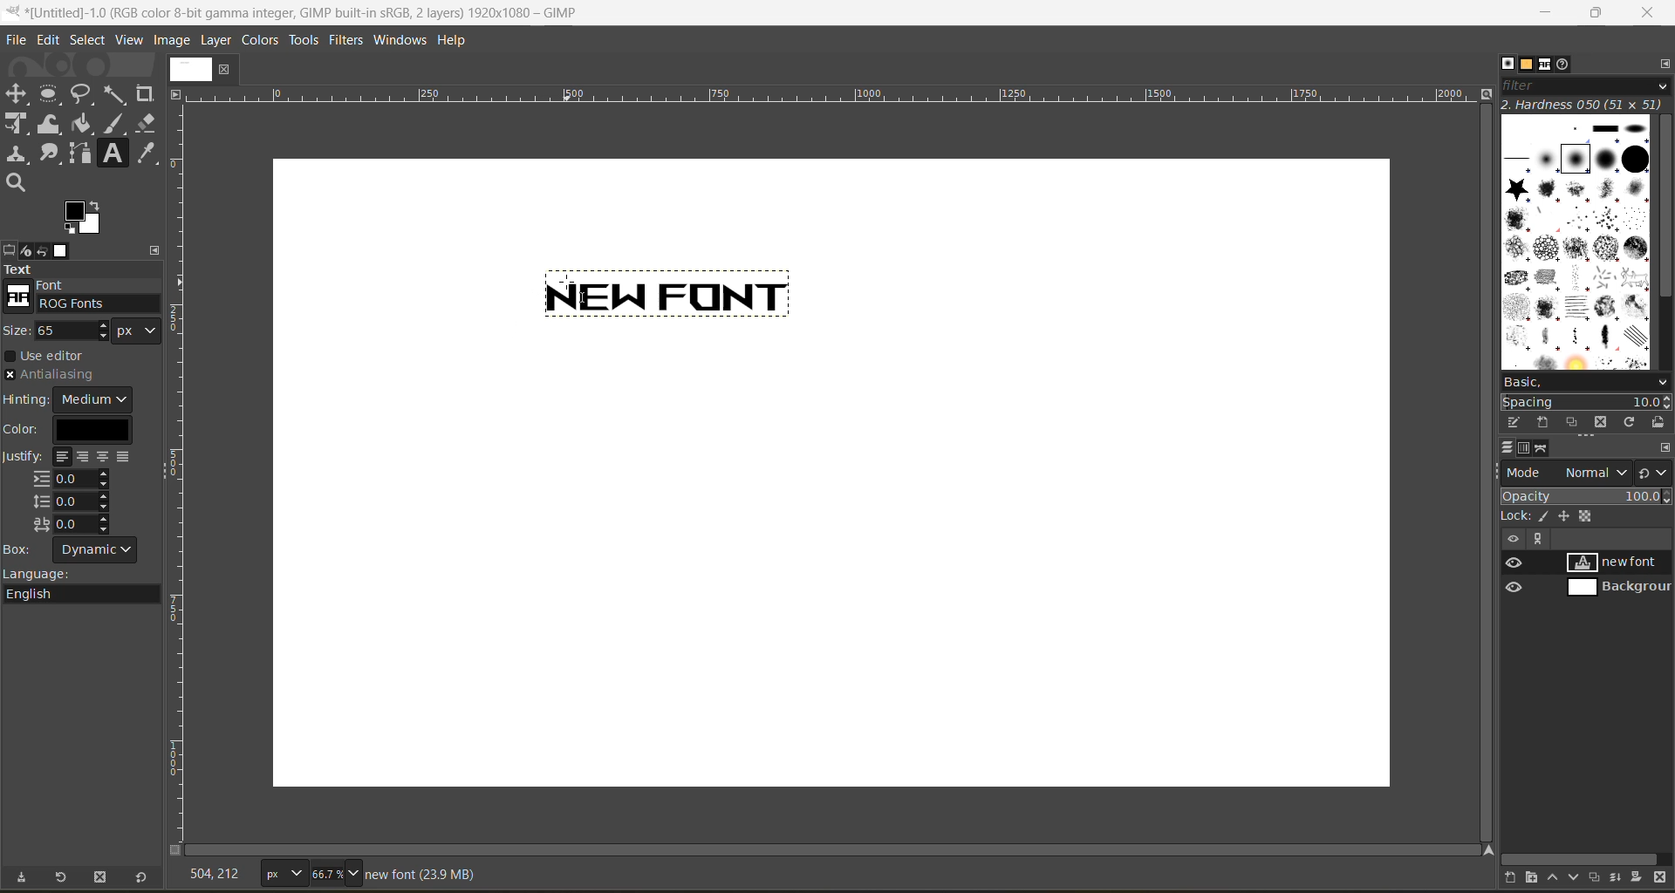 The width and height of the screenshot is (1675, 893). Describe the element at coordinates (45, 39) in the screenshot. I see `edit` at that location.